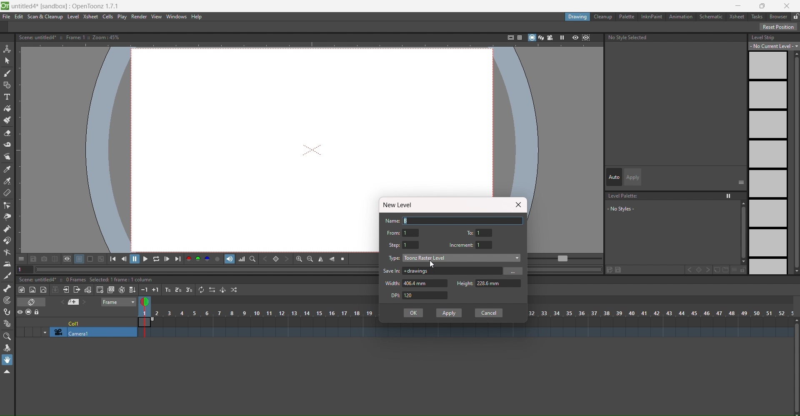  Describe the element at coordinates (461, 245) in the screenshot. I see `increment` at that location.